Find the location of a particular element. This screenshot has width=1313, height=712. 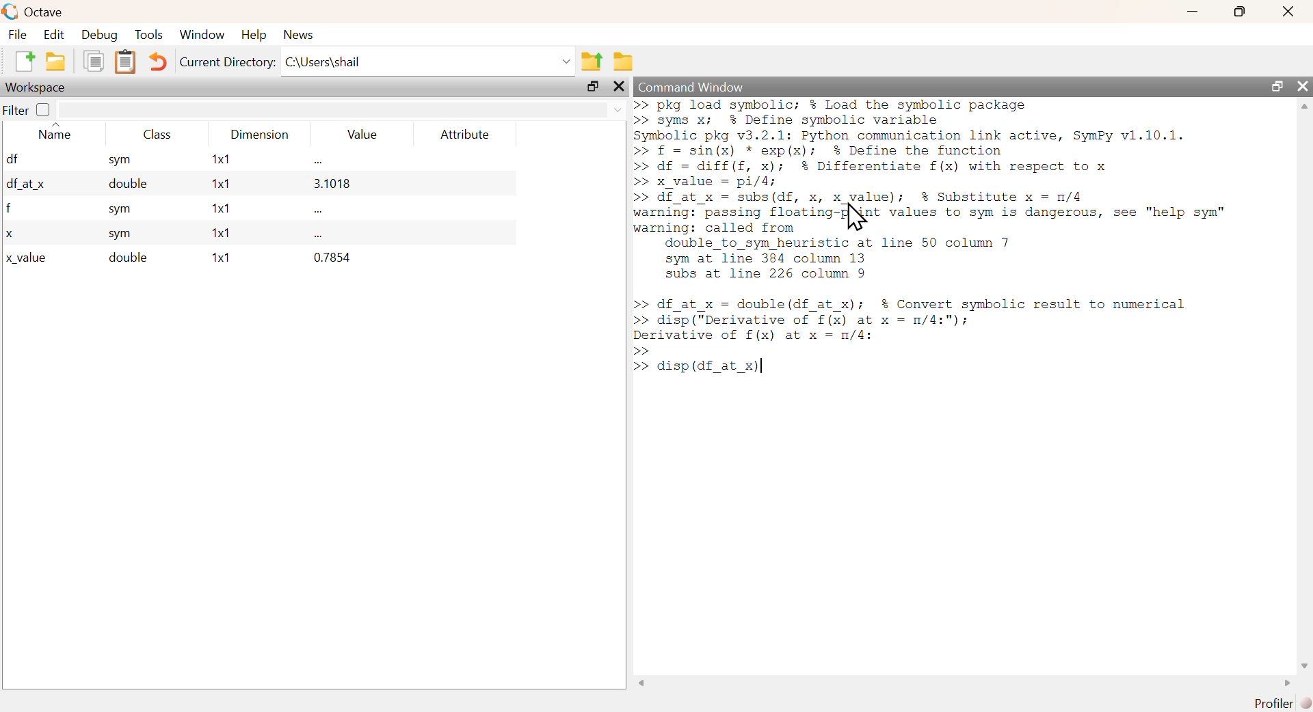

News is located at coordinates (299, 35).